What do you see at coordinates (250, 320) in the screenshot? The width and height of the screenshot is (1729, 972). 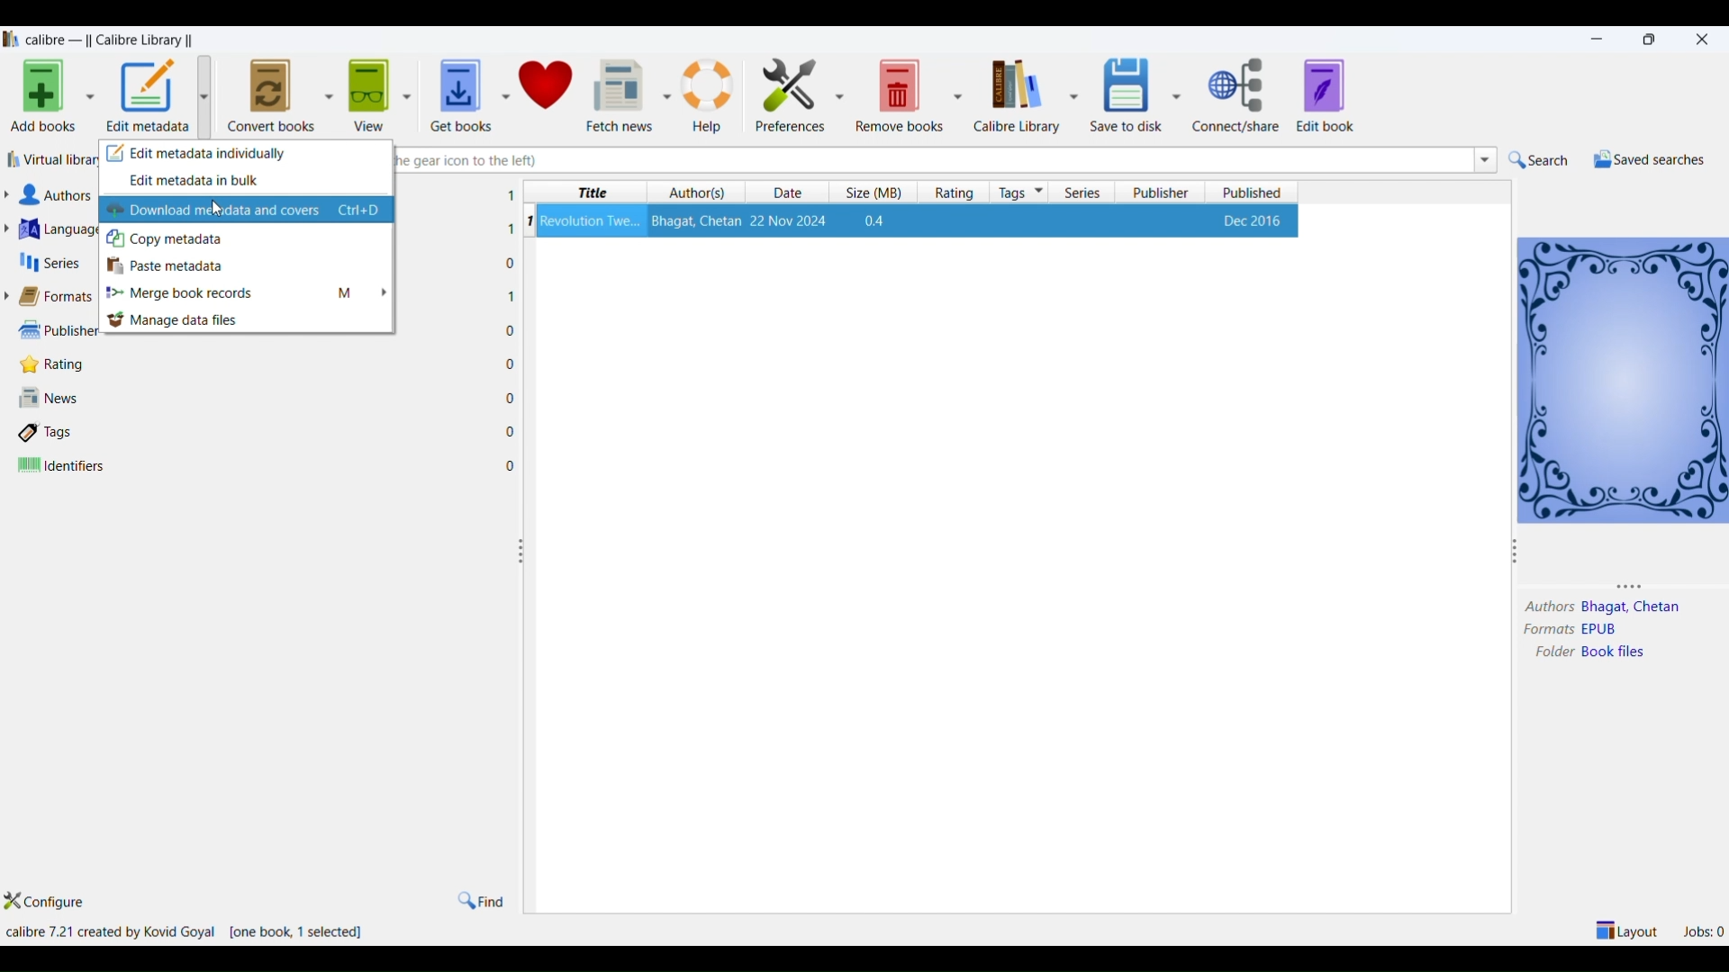 I see `manage data files` at bounding box center [250, 320].